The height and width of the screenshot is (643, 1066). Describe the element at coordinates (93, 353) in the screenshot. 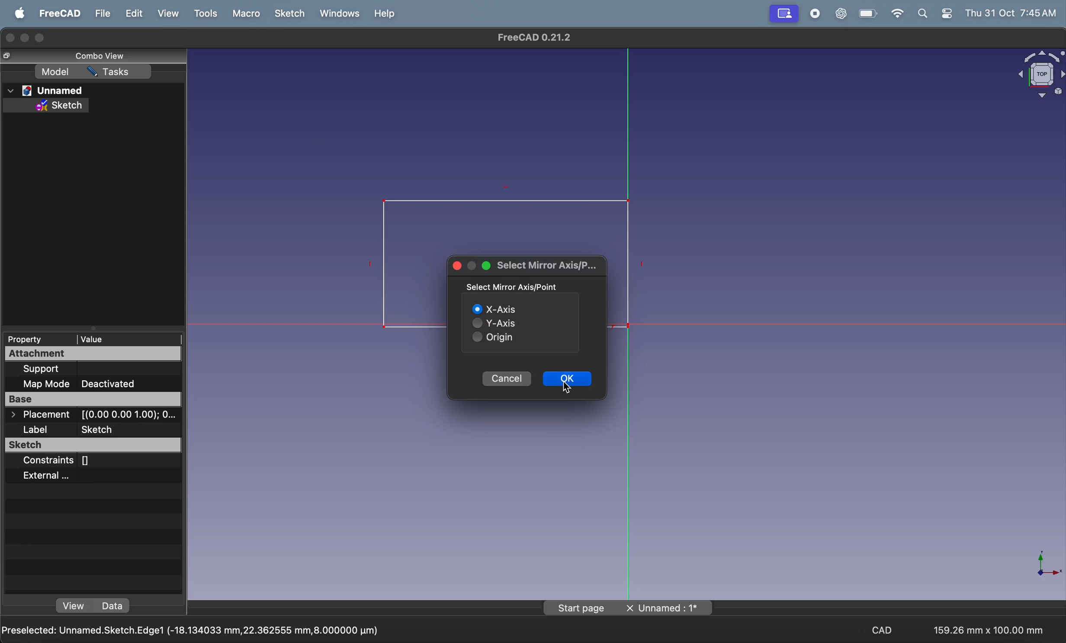

I see `attachment` at that location.